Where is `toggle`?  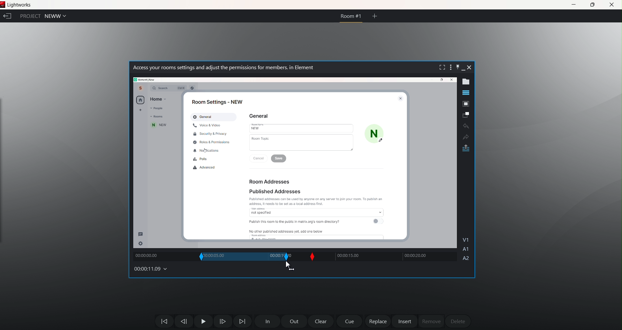 toggle is located at coordinates (379, 221).